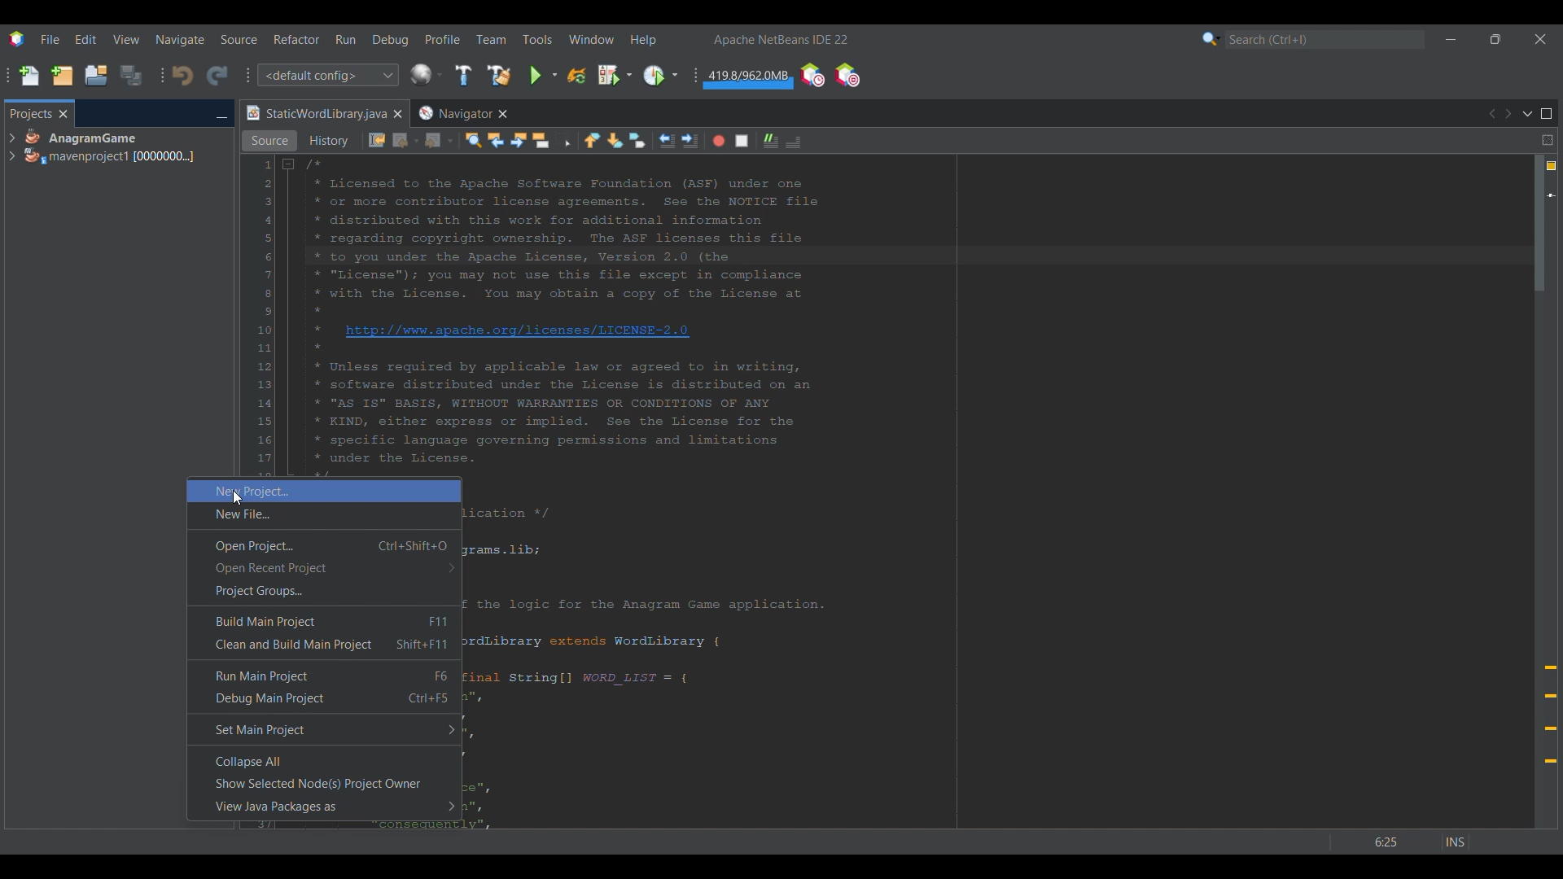 Image resolution: width=1563 pixels, height=879 pixels. Describe the element at coordinates (234, 500) in the screenshot. I see `` at that location.